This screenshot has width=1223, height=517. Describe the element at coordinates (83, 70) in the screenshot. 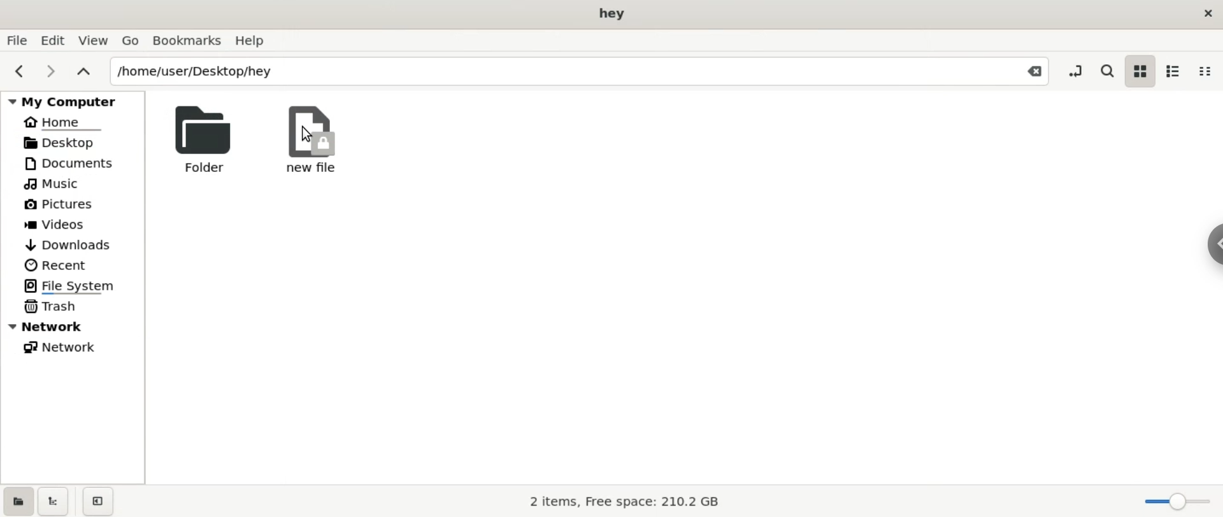

I see `parent folders` at that location.